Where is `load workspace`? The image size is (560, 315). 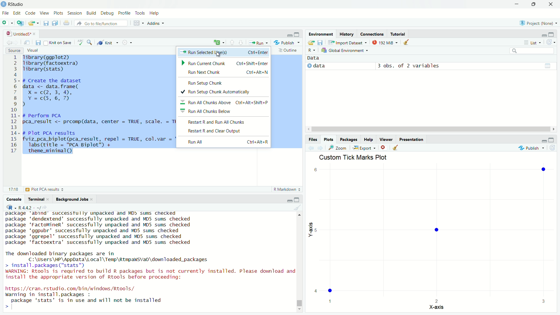
load workspace is located at coordinates (311, 42).